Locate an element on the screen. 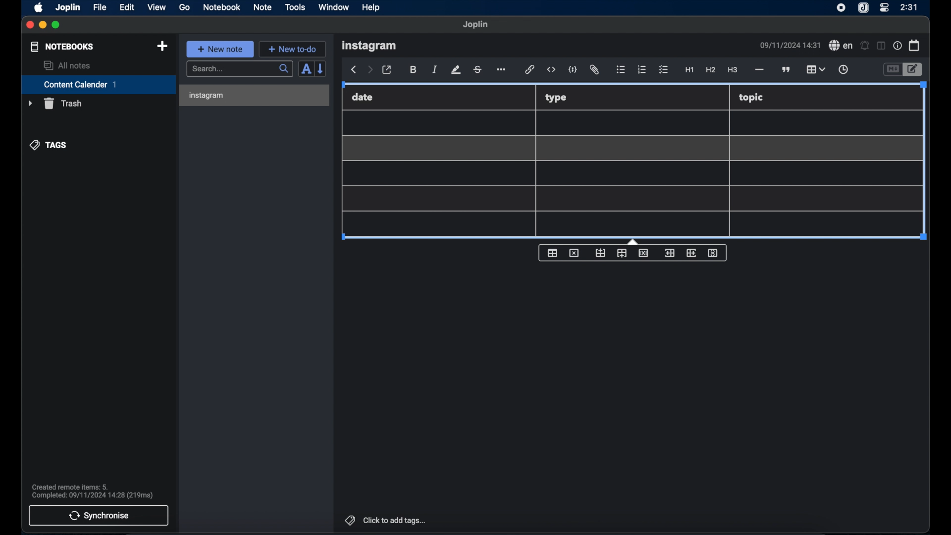 This screenshot has height=535, width=951. new notebook is located at coordinates (163, 47).